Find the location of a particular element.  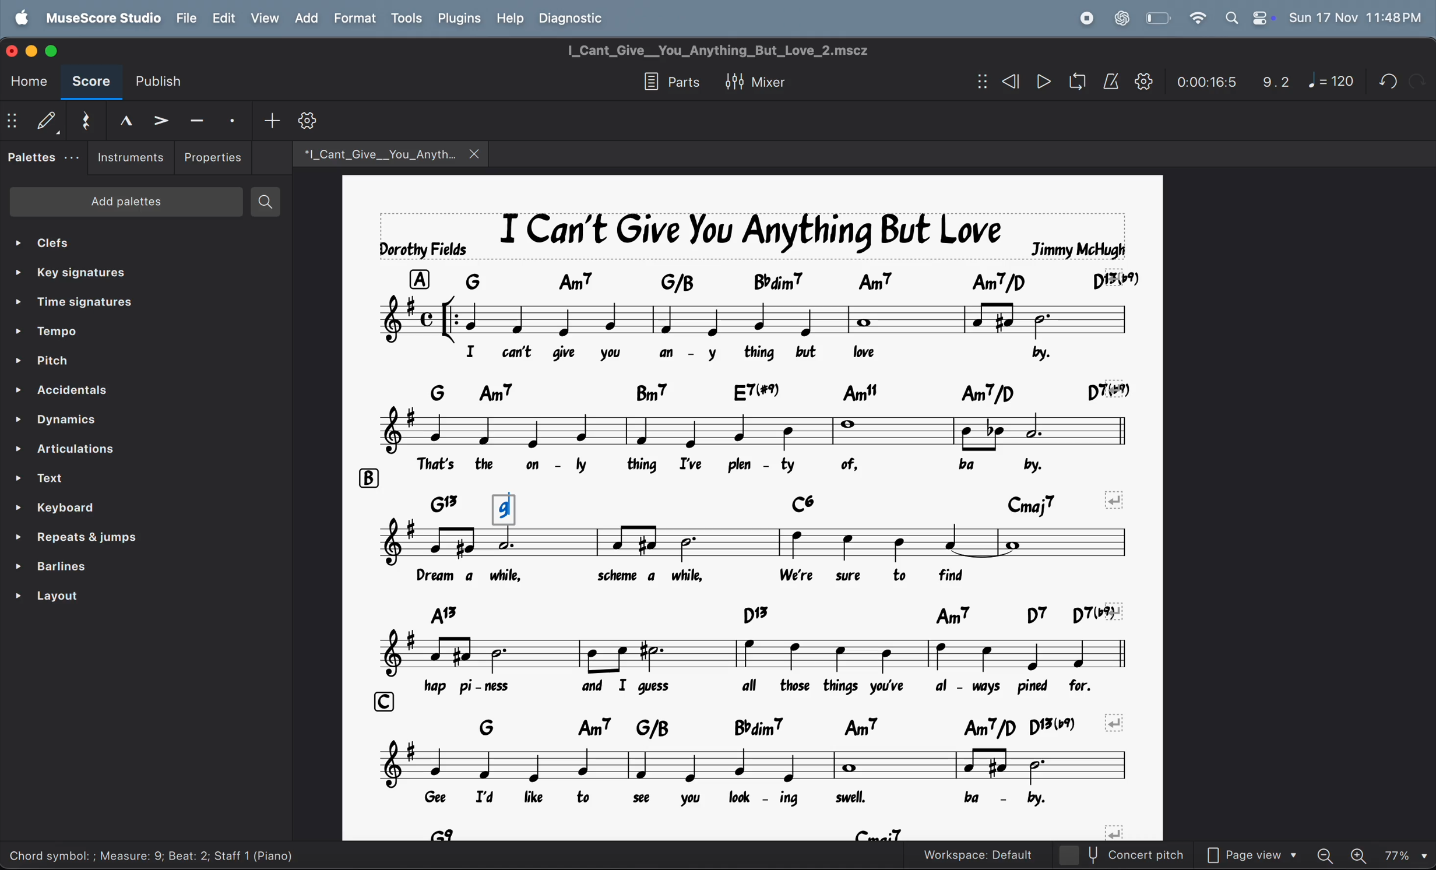

b row is located at coordinates (365, 477).